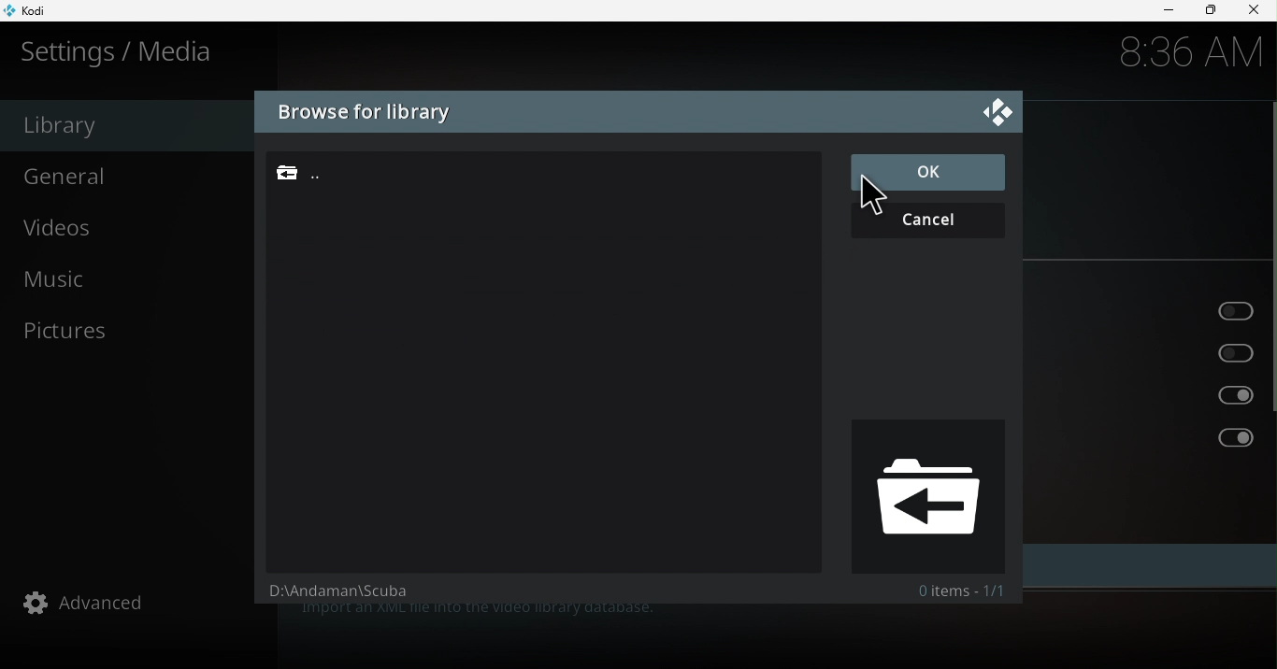  What do you see at coordinates (933, 219) in the screenshot?
I see `Cancel` at bounding box center [933, 219].